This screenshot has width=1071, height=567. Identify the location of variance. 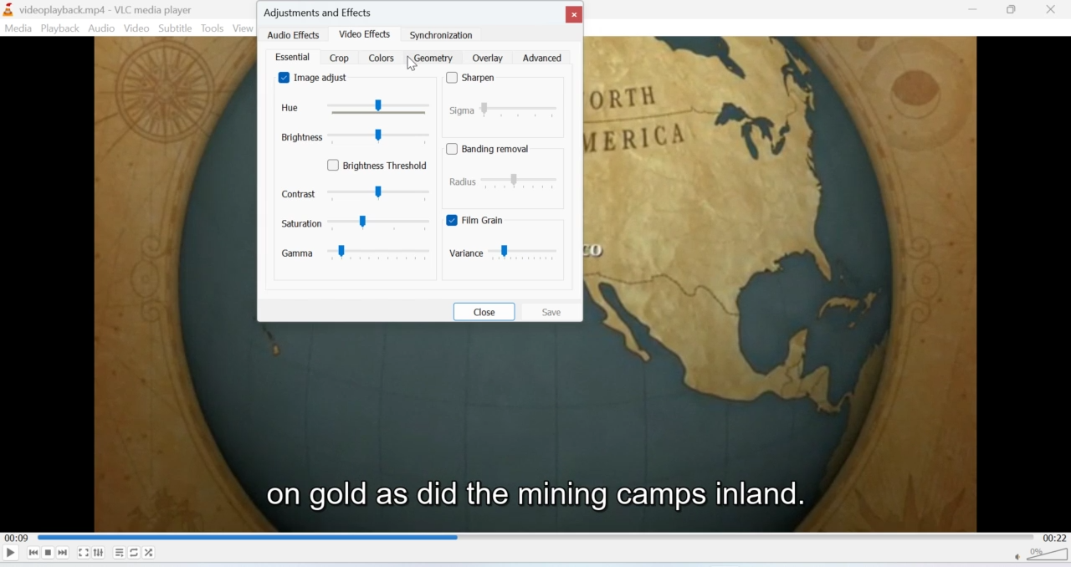
(505, 253).